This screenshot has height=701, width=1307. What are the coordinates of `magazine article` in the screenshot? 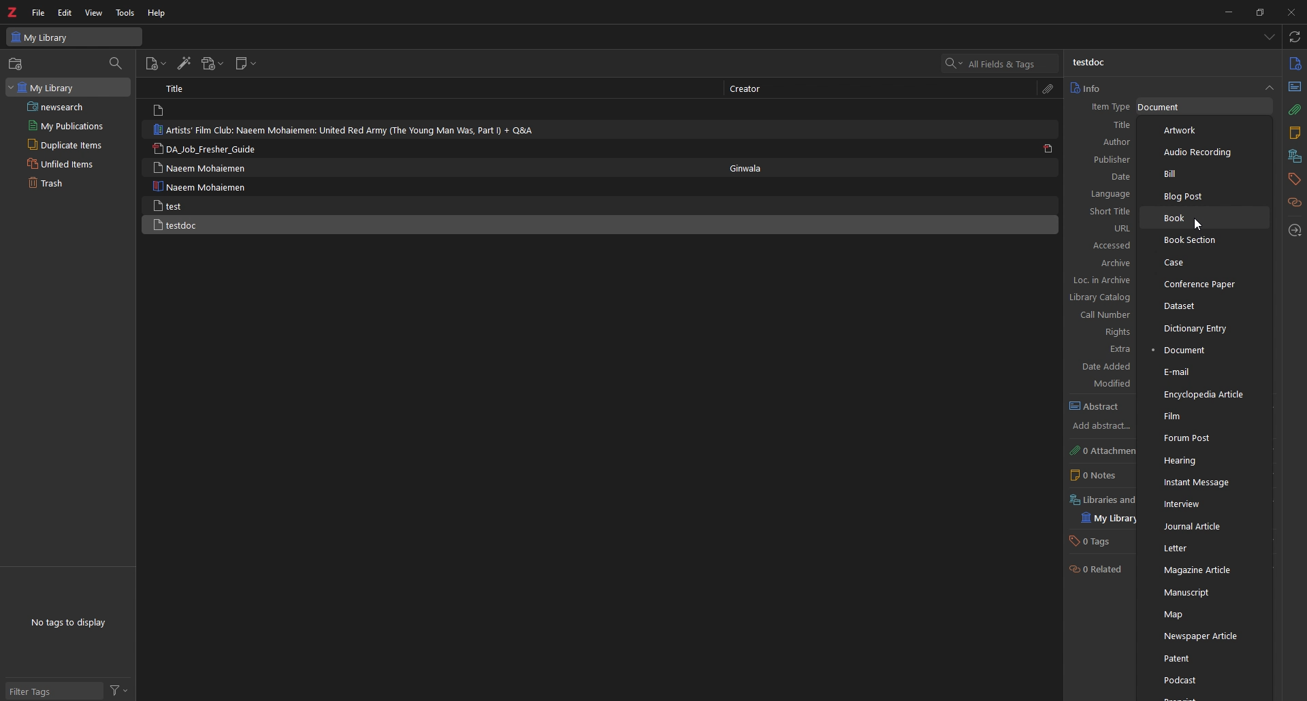 It's located at (1204, 570).